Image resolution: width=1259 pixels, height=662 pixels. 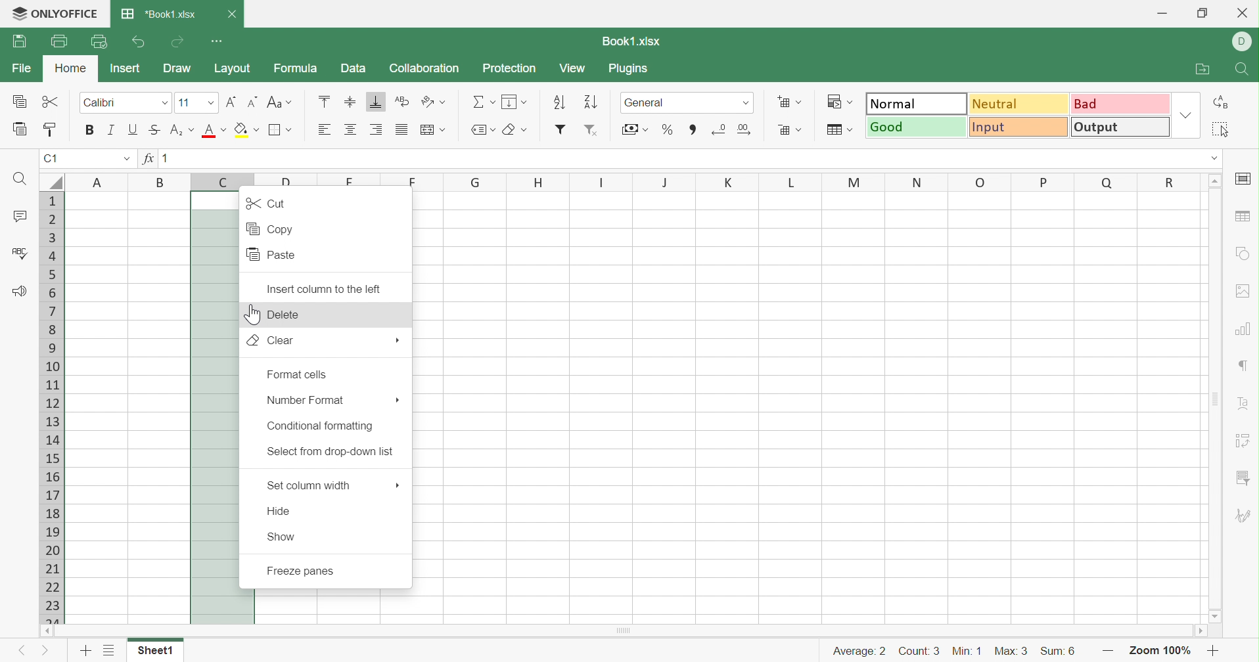 I want to click on Cut, so click(x=51, y=102).